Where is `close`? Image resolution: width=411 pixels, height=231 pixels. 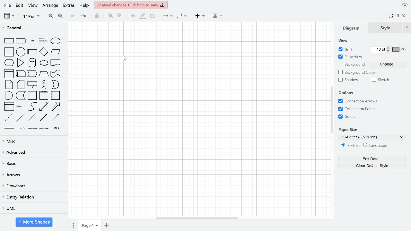 close is located at coordinates (407, 28).